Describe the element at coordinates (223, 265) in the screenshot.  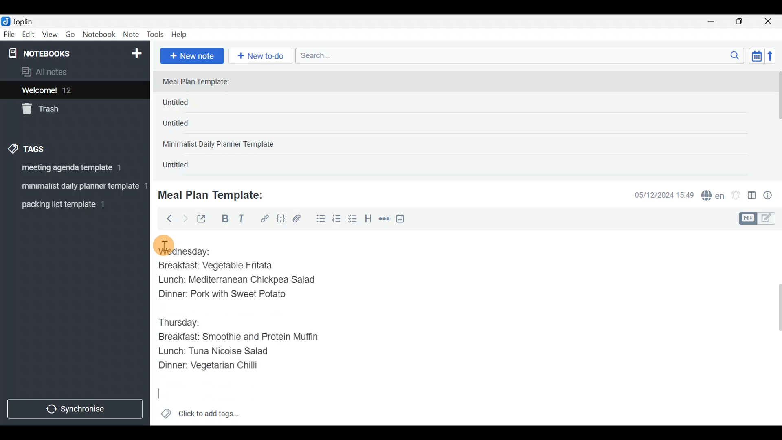
I see `Breakfast: Vegetable Fritata` at that location.